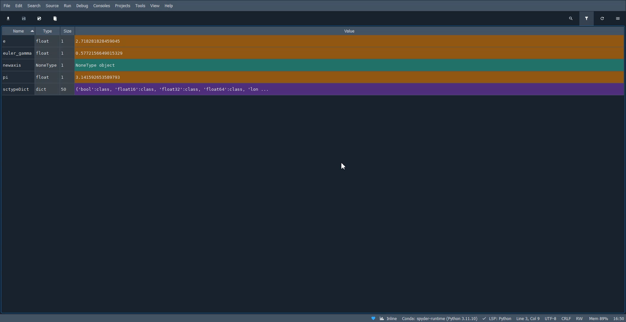 Image resolution: width=626 pixels, height=322 pixels. Describe the element at coordinates (42, 41) in the screenshot. I see `float` at that location.